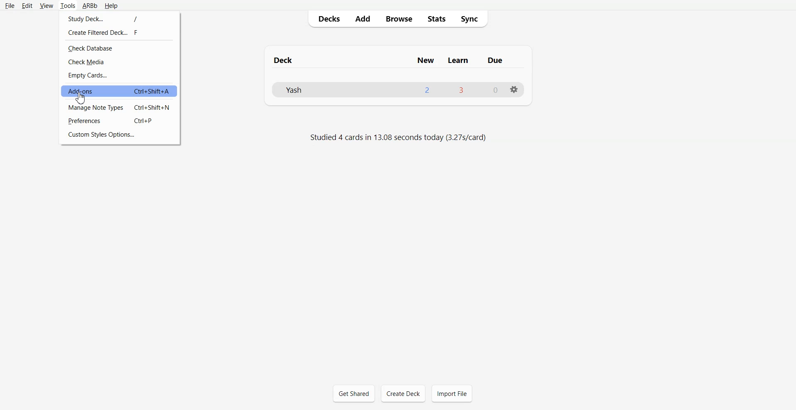  Describe the element at coordinates (68, 5) in the screenshot. I see `tools` at that location.